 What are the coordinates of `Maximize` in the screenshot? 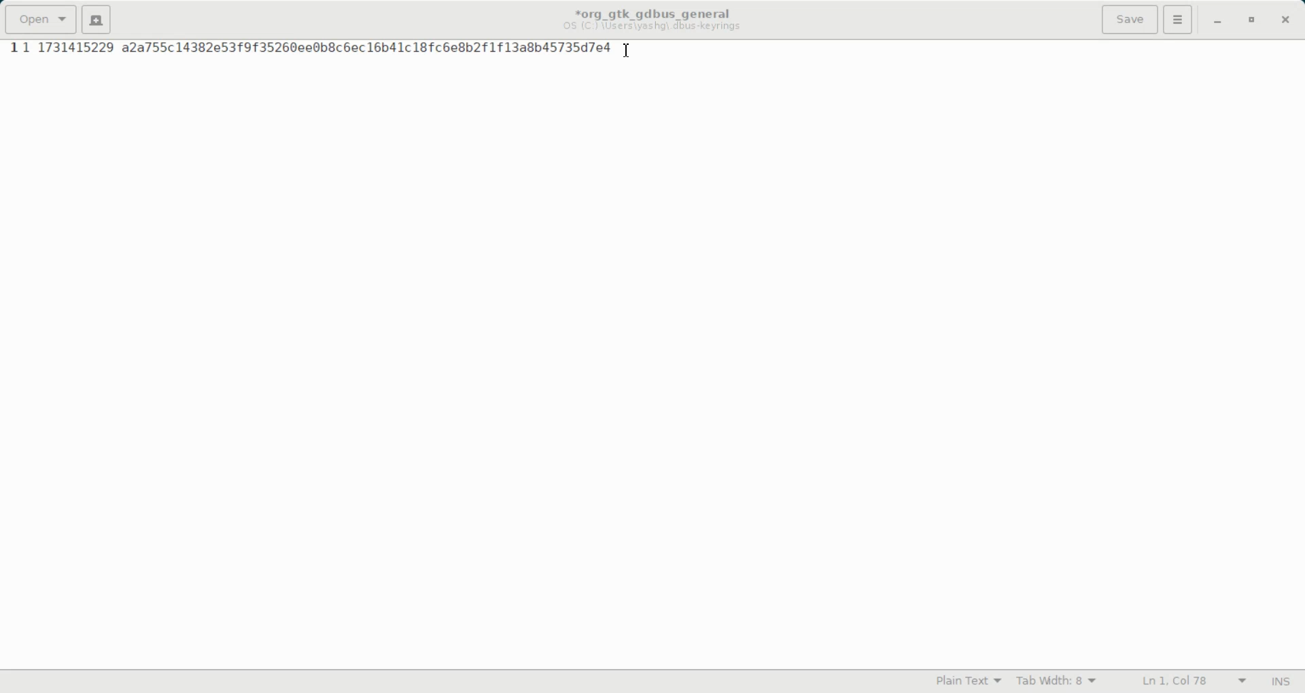 It's located at (1253, 21).